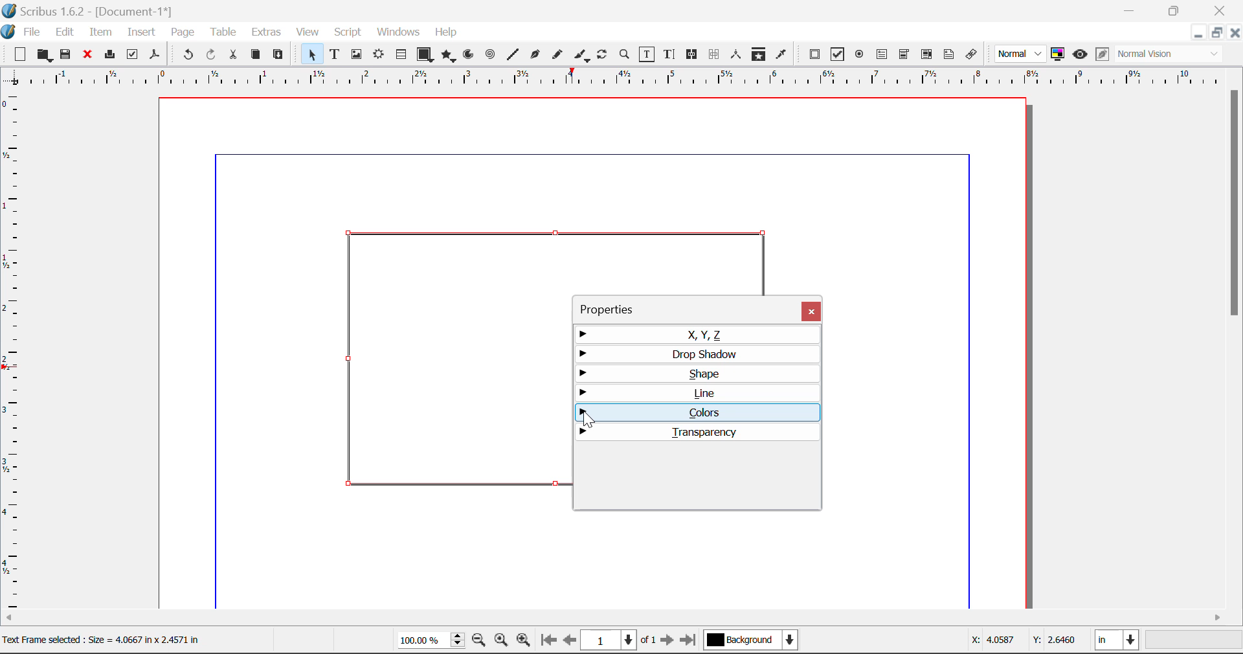 The height and width of the screenshot is (654, 1243). I want to click on Drop Shadow, so click(695, 354).